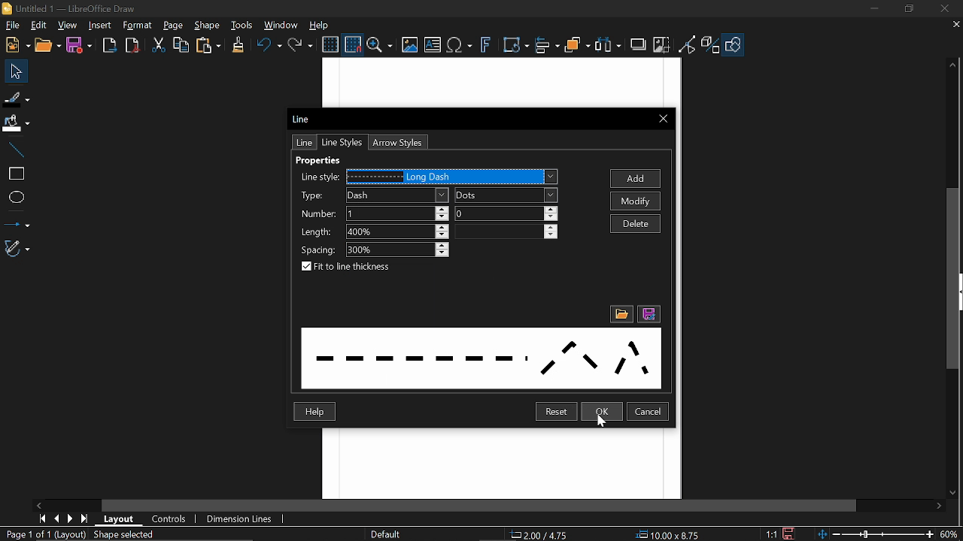 The height and width of the screenshot is (541, 963). Describe the element at coordinates (12, 25) in the screenshot. I see `File` at that location.